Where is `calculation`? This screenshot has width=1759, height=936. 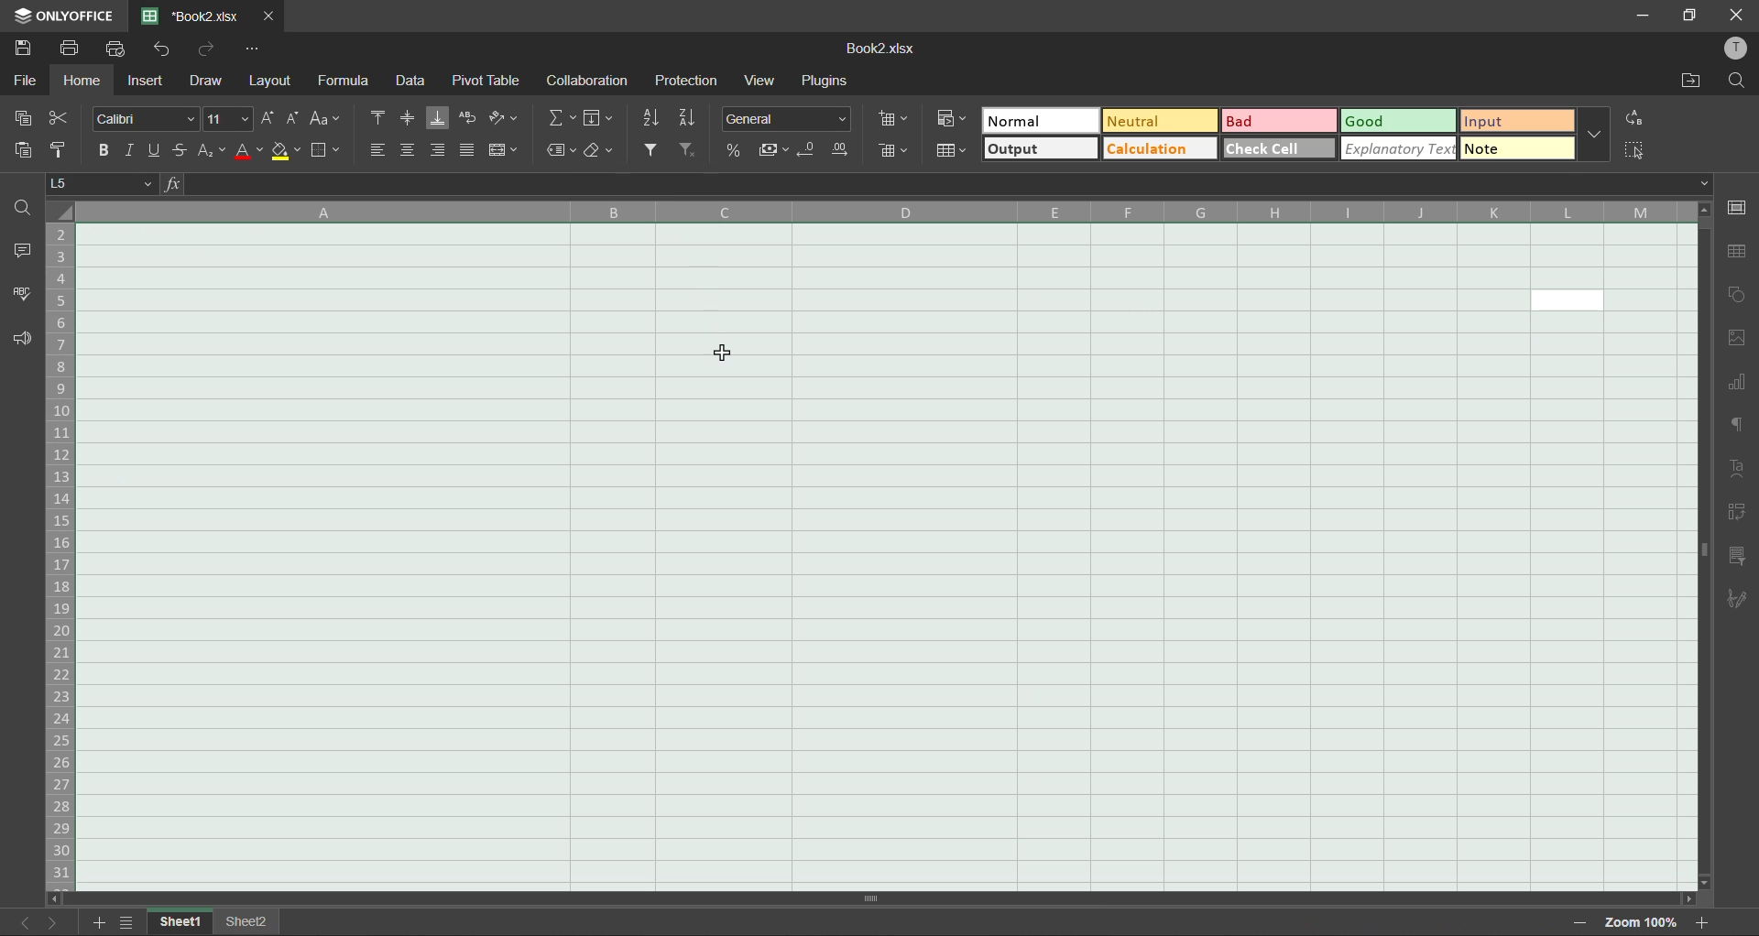
calculation is located at coordinates (1162, 149).